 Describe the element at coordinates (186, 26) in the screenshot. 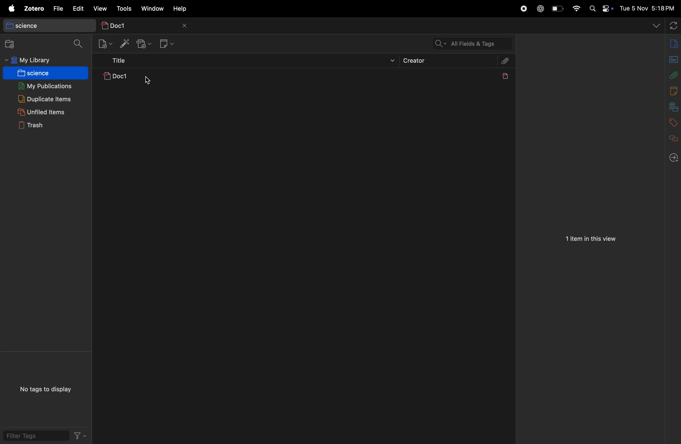

I see `close` at that location.